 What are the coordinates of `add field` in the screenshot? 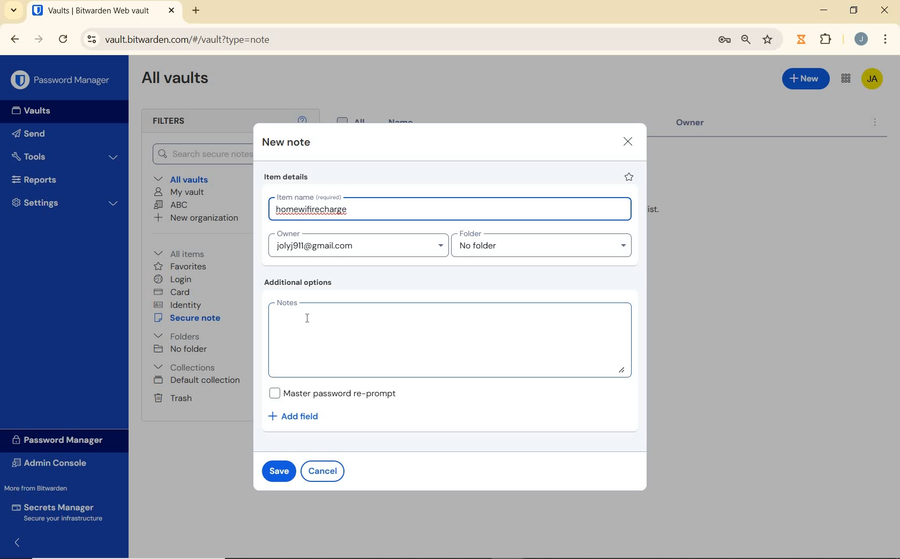 It's located at (301, 417).